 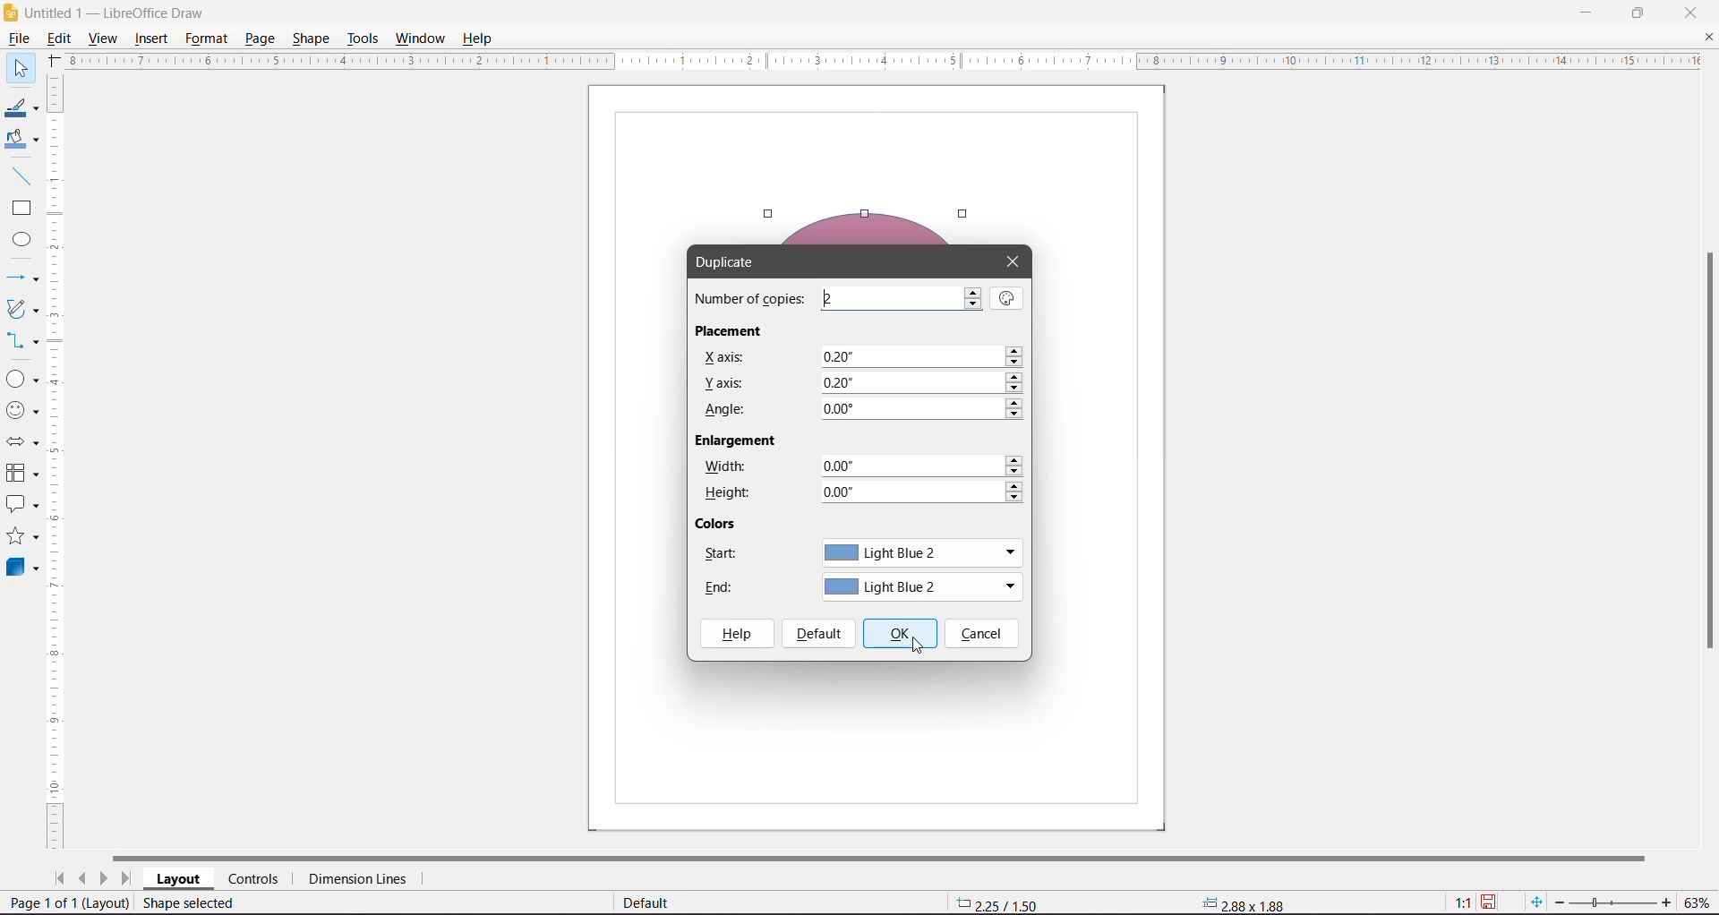 I want to click on Scroll to next page, so click(x=105, y=879).